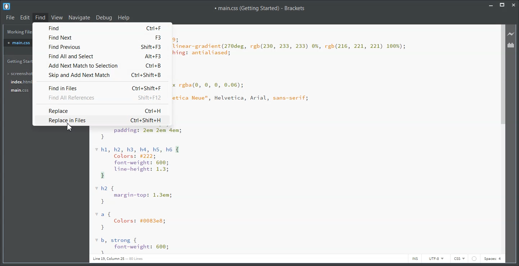  What do you see at coordinates (18, 61) in the screenshot?
I see `Getting Started` at bounding box center [18, 61].